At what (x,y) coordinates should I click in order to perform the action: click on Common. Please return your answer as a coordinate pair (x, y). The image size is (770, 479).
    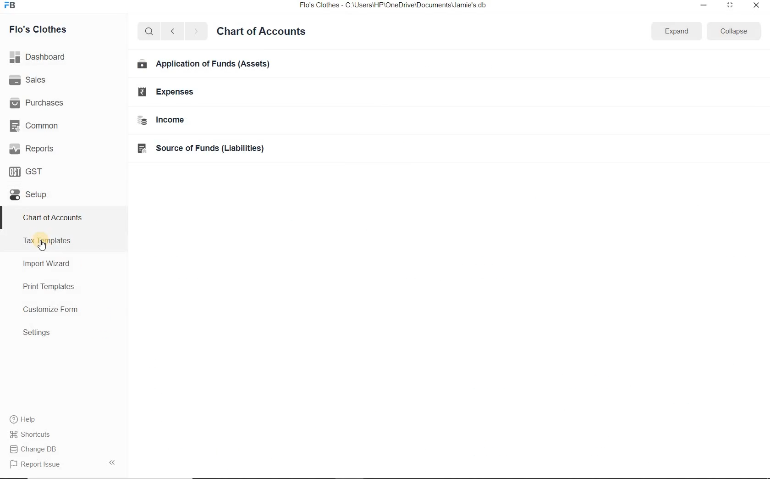
    Looking at the image, I should click on (64, 124).